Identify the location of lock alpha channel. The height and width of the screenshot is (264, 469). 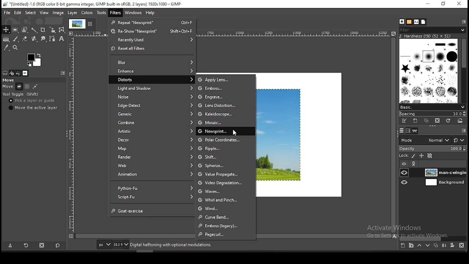
(429, 156).